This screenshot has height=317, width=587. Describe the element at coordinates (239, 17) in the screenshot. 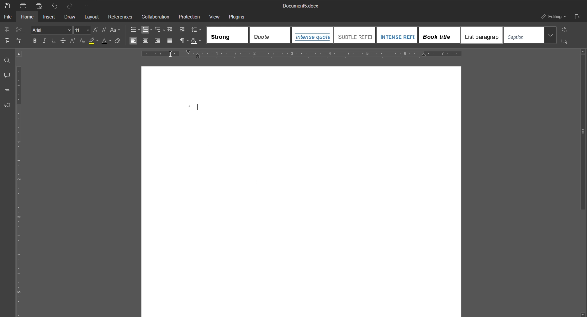

I see `Plugins` at that location.